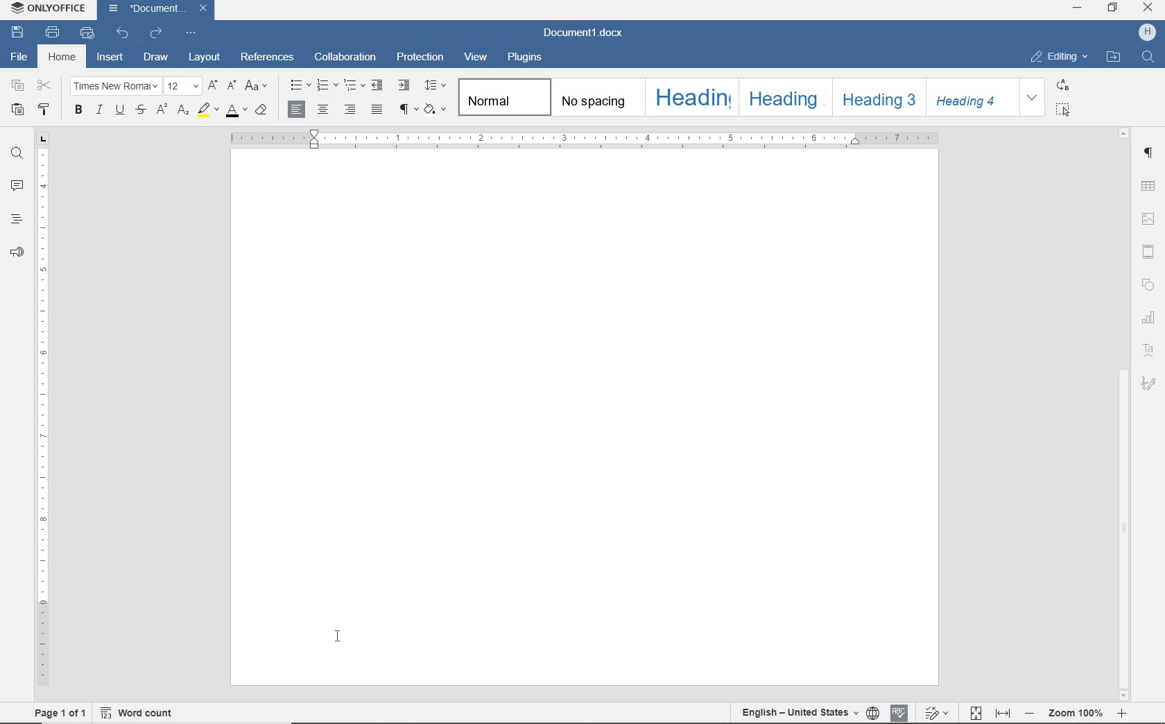  I want to click on ITALIC, so click(99, 110).